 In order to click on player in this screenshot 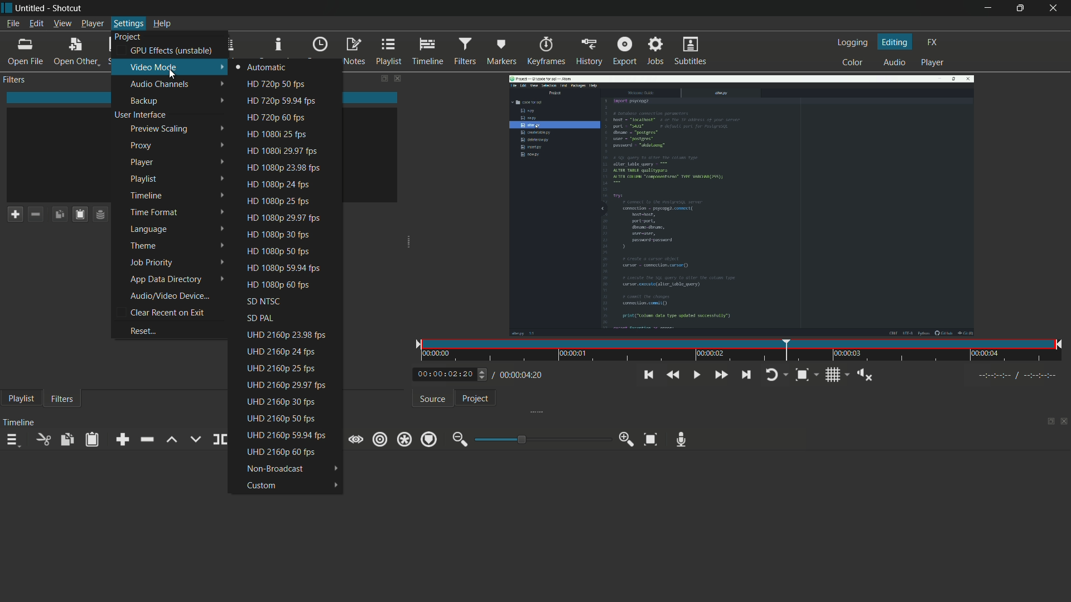, I will do `click(934, 62)`.